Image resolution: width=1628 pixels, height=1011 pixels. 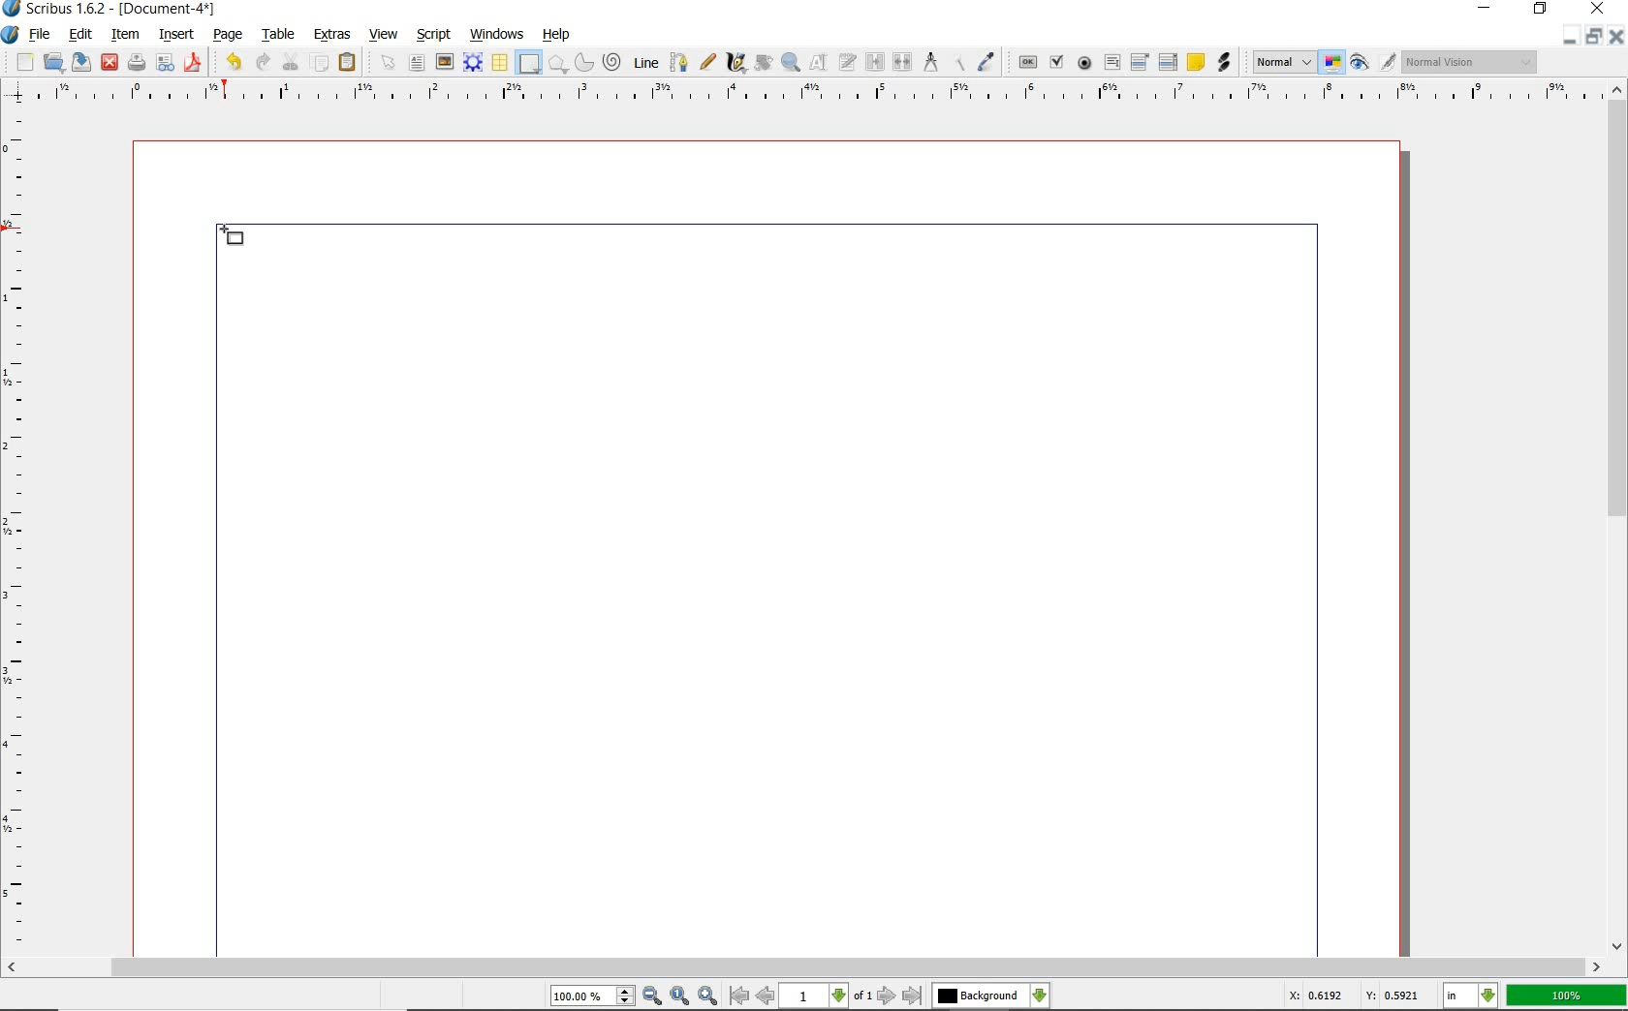 What do you see at coordinates (18, 62) in the screenshot?
I see `new` at bounding box center [18, 62].